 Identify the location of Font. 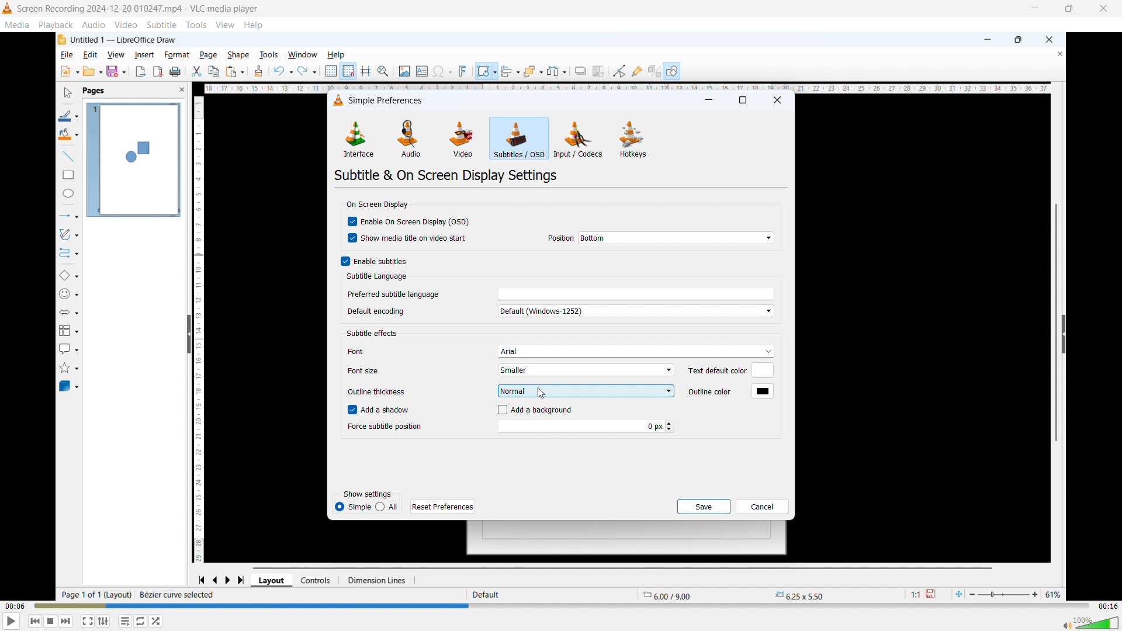
(356, 352).